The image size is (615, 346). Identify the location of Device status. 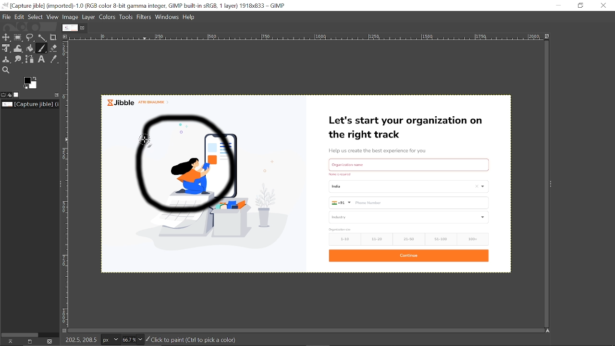
(11, 95).